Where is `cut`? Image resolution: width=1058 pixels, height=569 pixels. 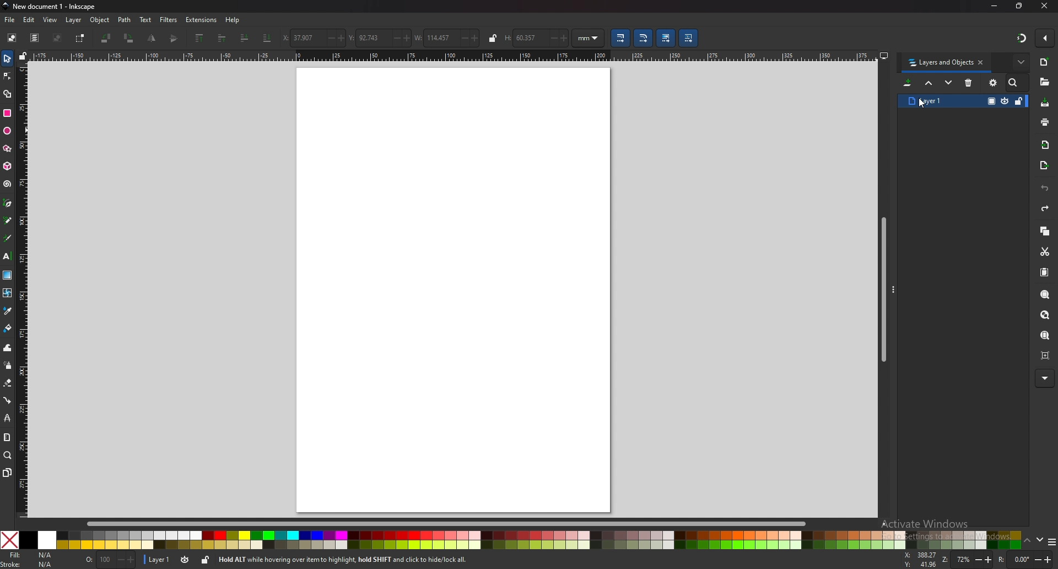 cut is located at coordinates (1045, 252).